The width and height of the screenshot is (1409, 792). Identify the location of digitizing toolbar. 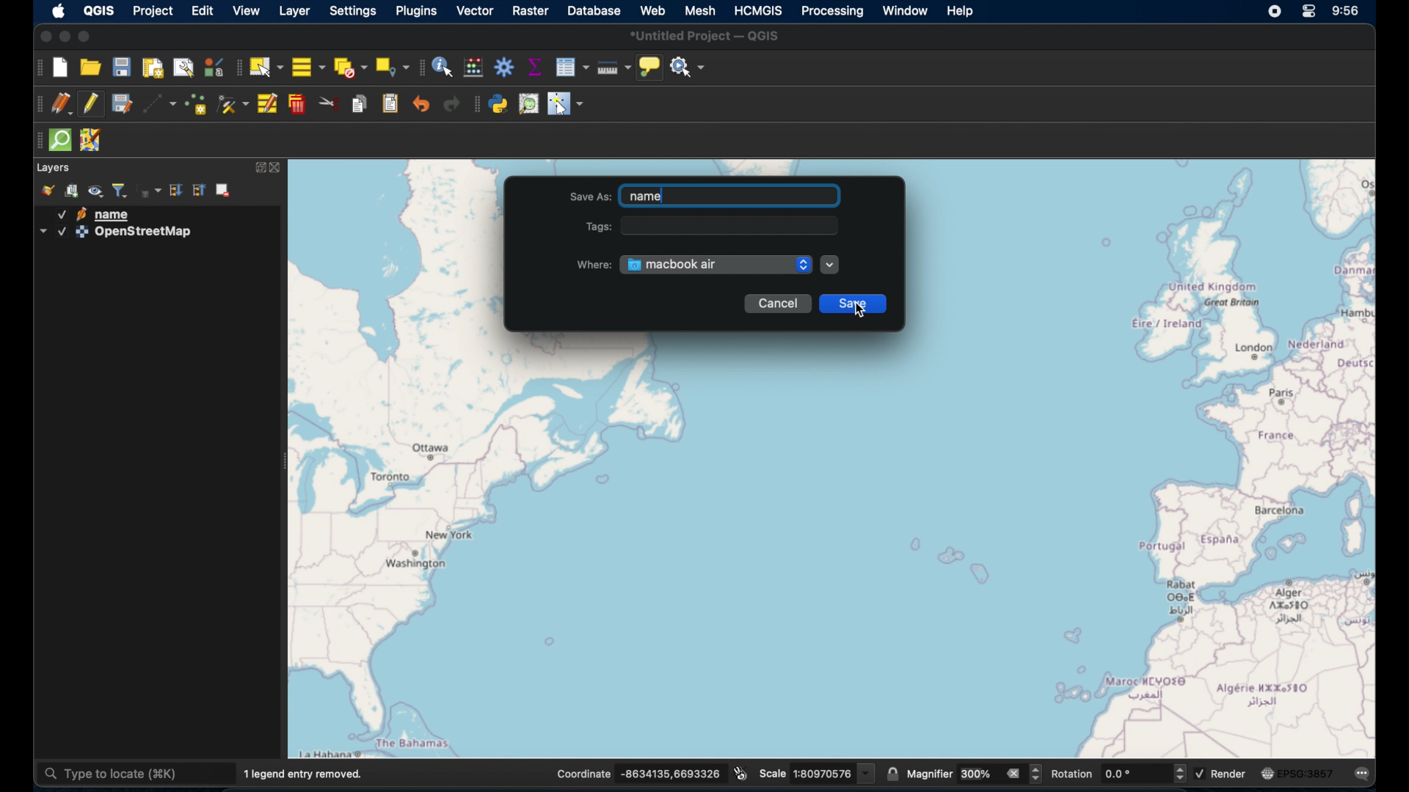
(37, 106).